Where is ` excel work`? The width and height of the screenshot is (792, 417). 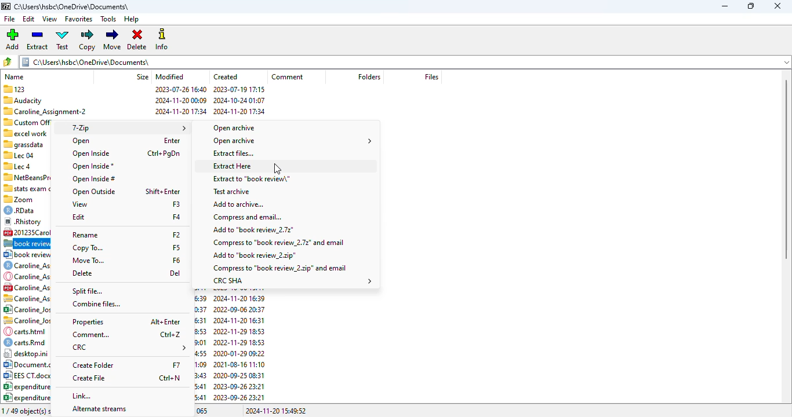
 excel work is located at coordinates (26, 132).